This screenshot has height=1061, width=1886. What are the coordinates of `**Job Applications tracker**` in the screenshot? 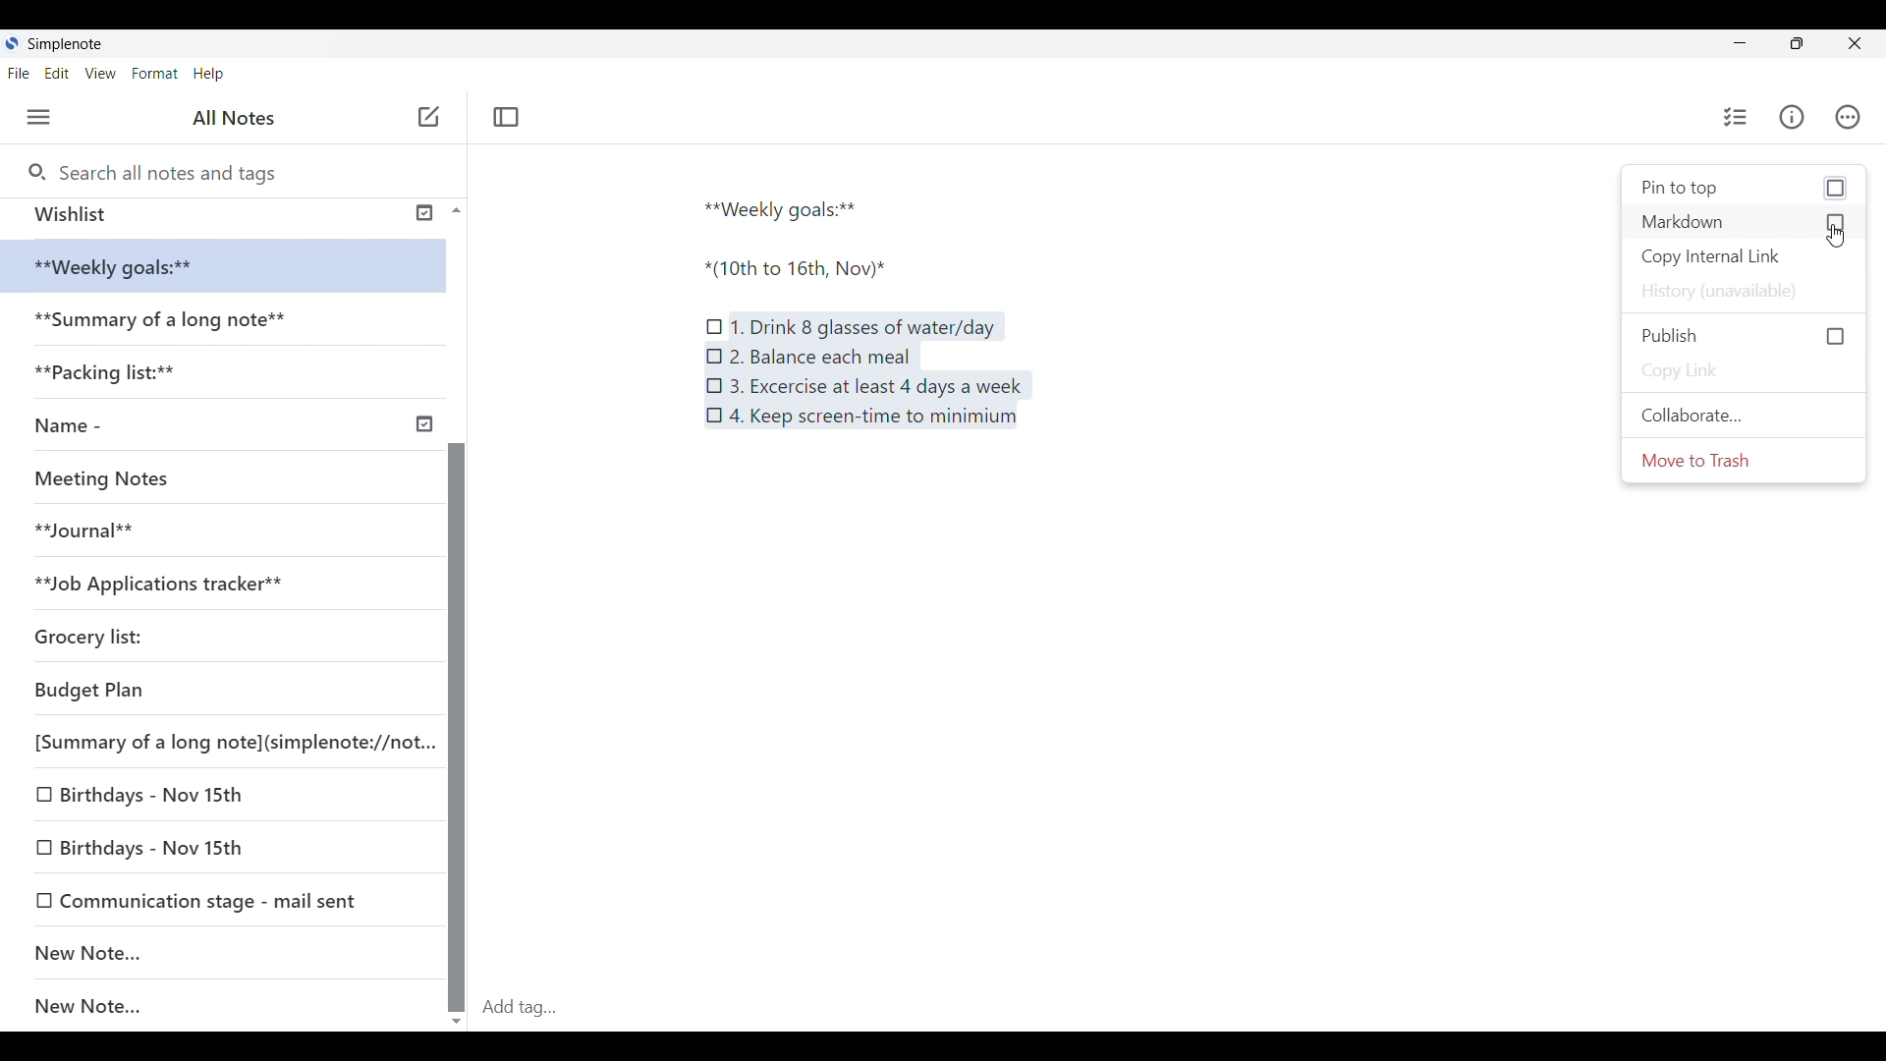 It's located at (178, 583).